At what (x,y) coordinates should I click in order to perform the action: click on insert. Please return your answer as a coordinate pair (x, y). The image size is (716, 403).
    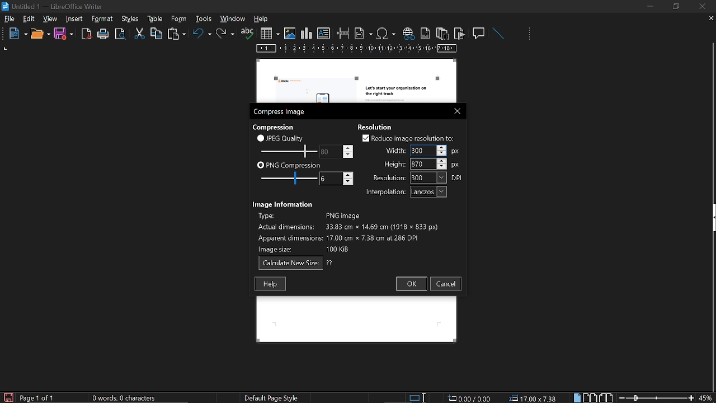
    Looking at the image, I should click on (75, 19).